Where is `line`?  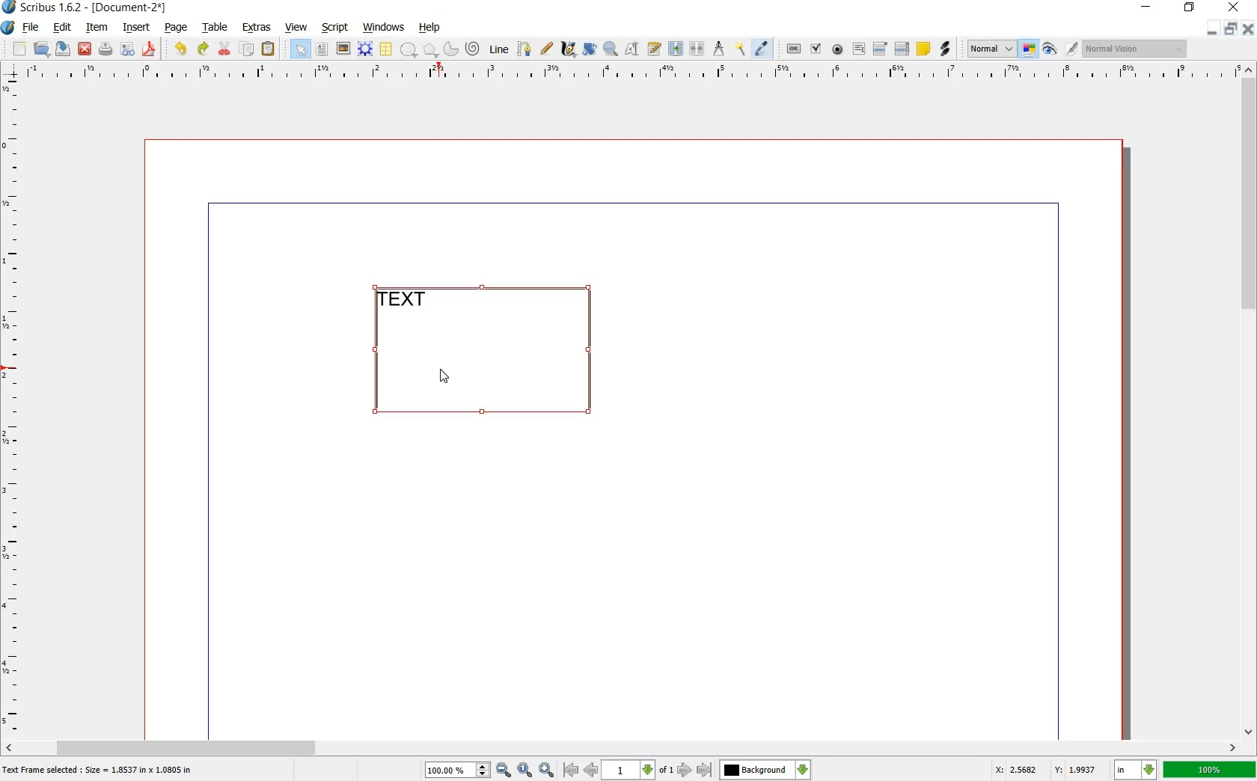 line is located at coordinates (501, 50).